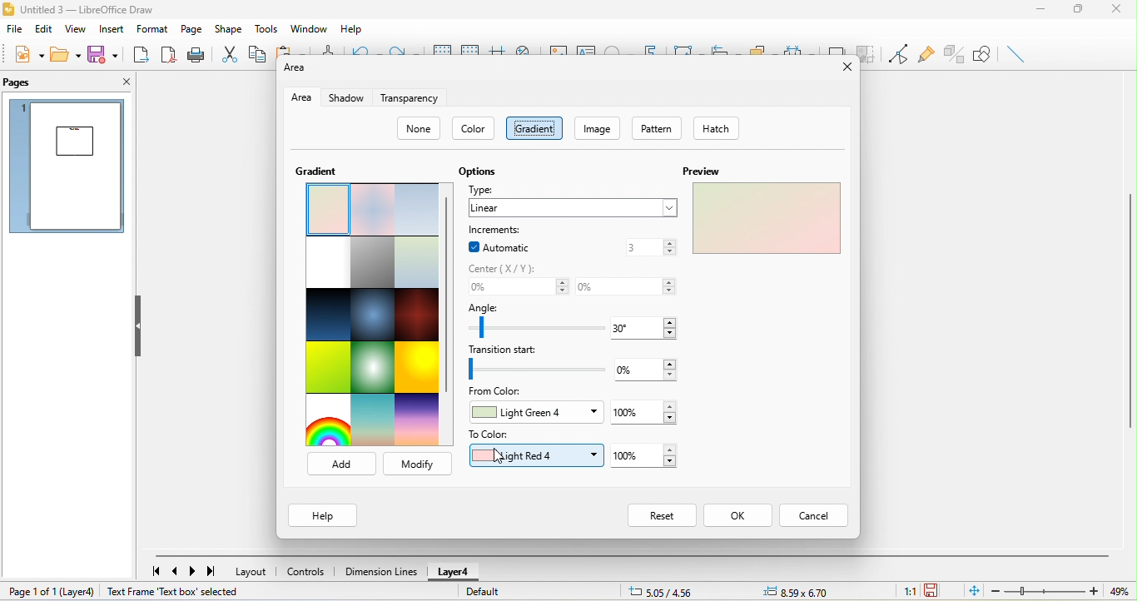  I want to click on image, so click(598, 127).